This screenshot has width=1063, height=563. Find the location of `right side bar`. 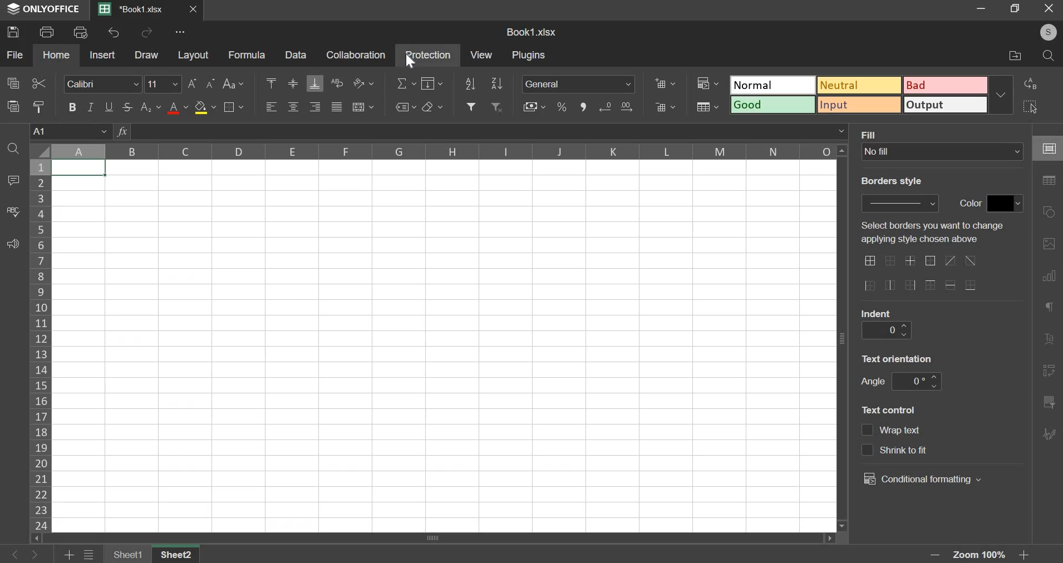

right side bar is located at coordinates (1050, 181).